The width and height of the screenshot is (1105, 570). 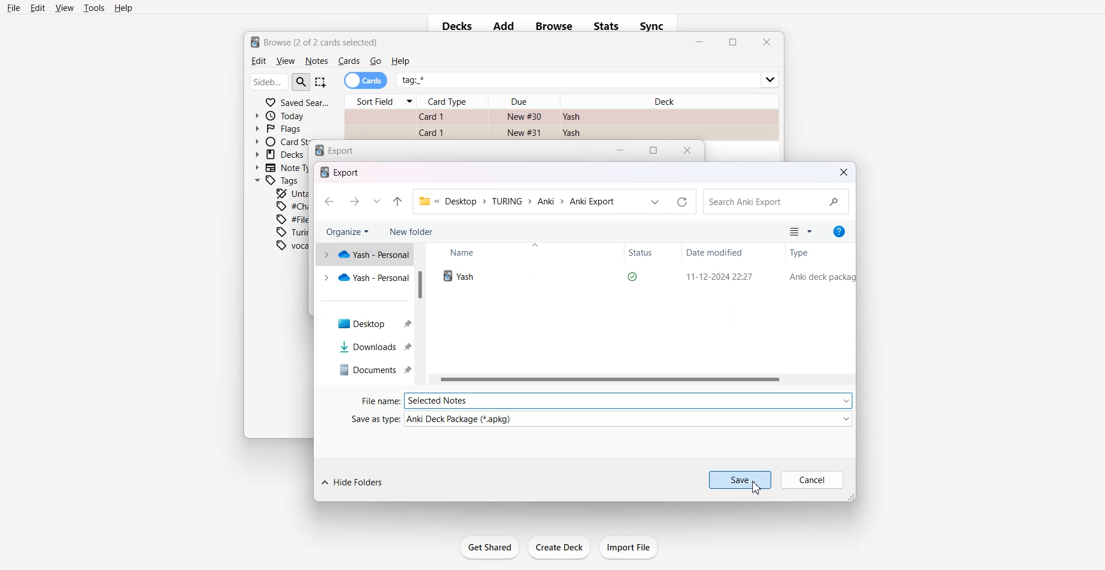 I want to click on Get Help, so click(x=836, y=231).